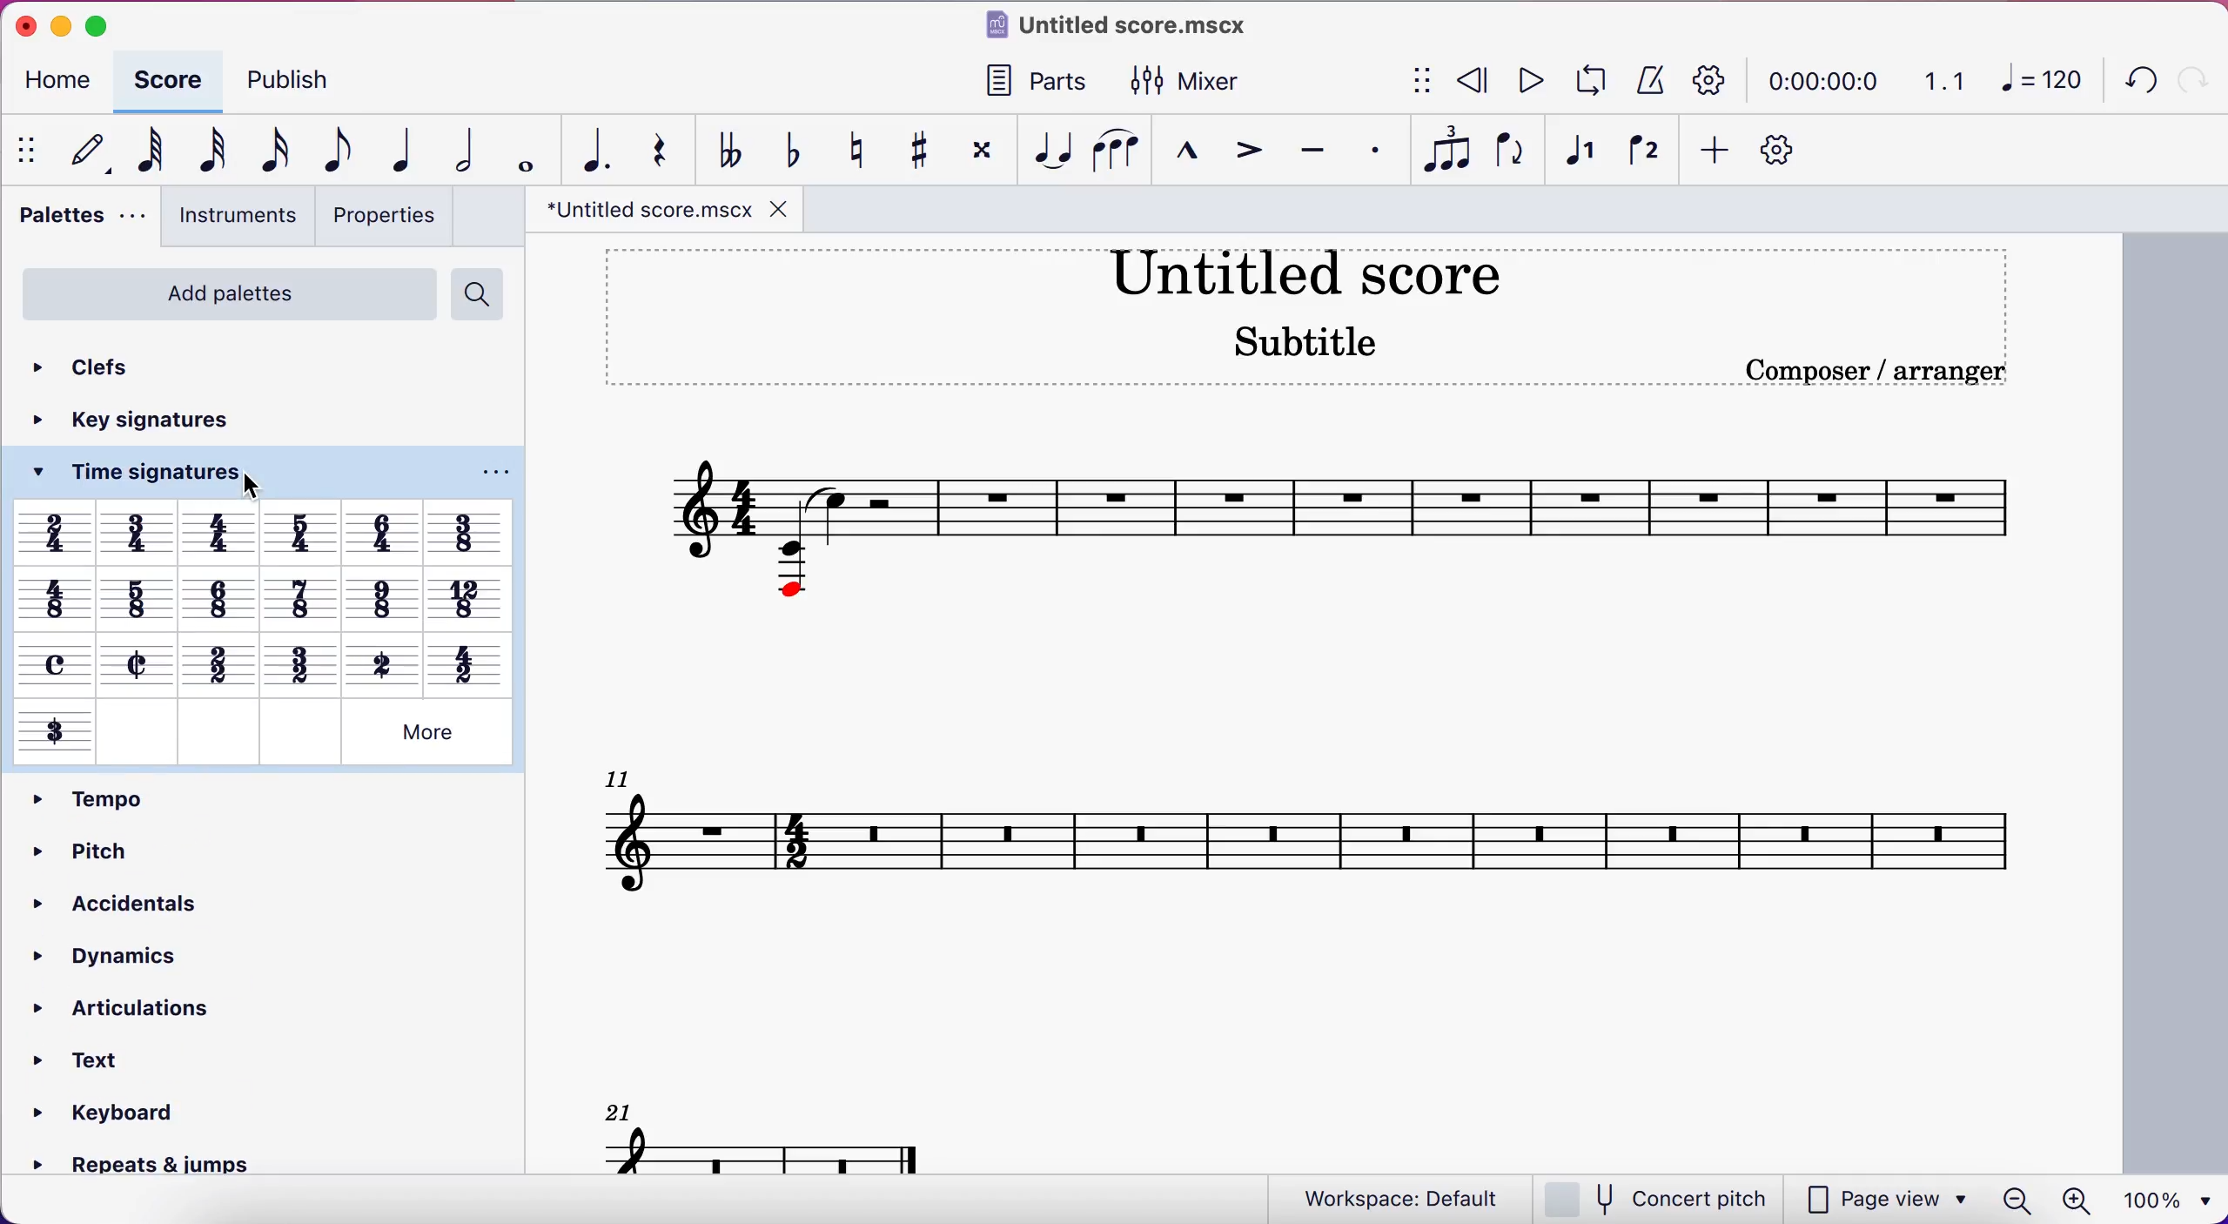 This screenshot has height=1224, width=2228. What do you see at coordinates (427, 736) in the screenshot?
I see `More` at bounding box center [427, 736].